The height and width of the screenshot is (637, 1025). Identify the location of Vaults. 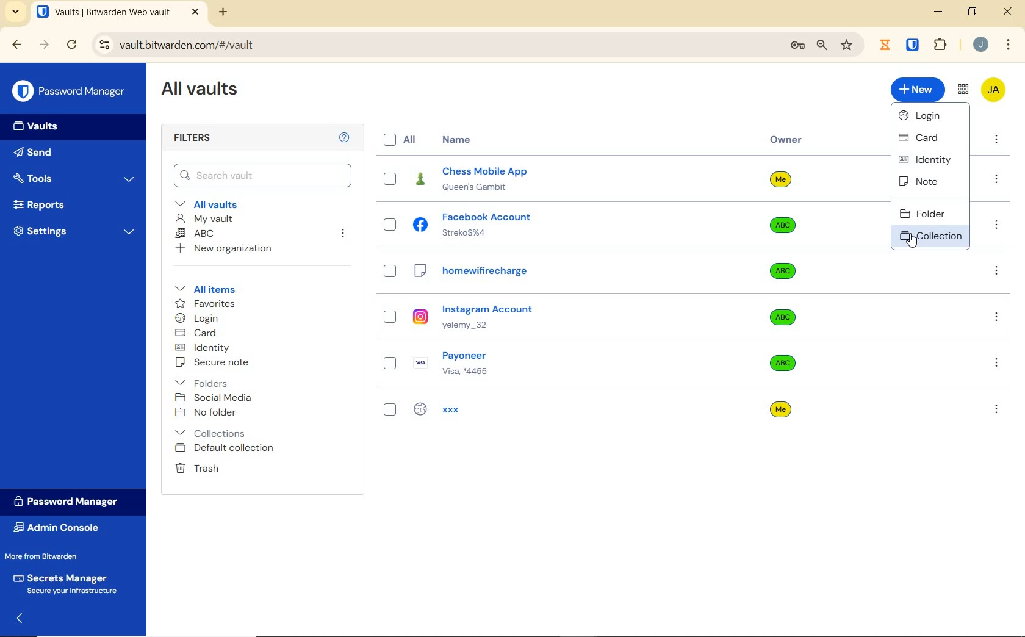
(37, 124).